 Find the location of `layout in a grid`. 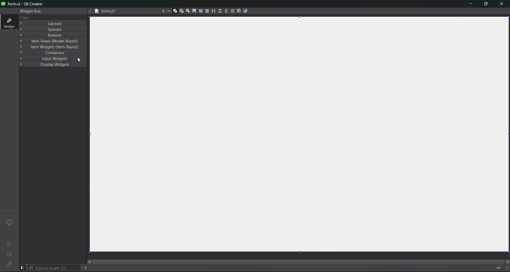

layout in a grid is located at coordinates (233, 11).